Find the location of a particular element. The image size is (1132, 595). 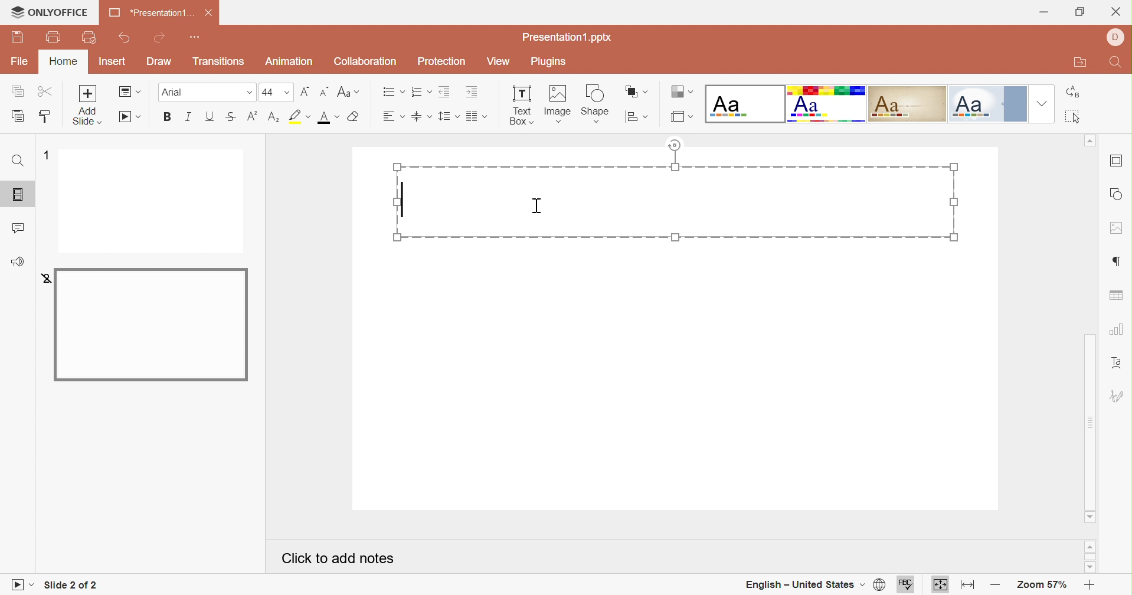

Collaboration is located at coordinates (365, 60).